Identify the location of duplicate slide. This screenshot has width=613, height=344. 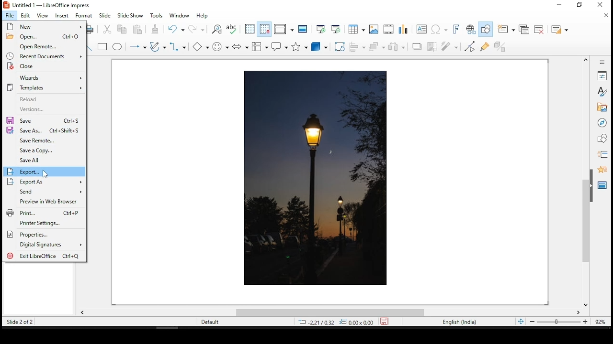
(525, 30).